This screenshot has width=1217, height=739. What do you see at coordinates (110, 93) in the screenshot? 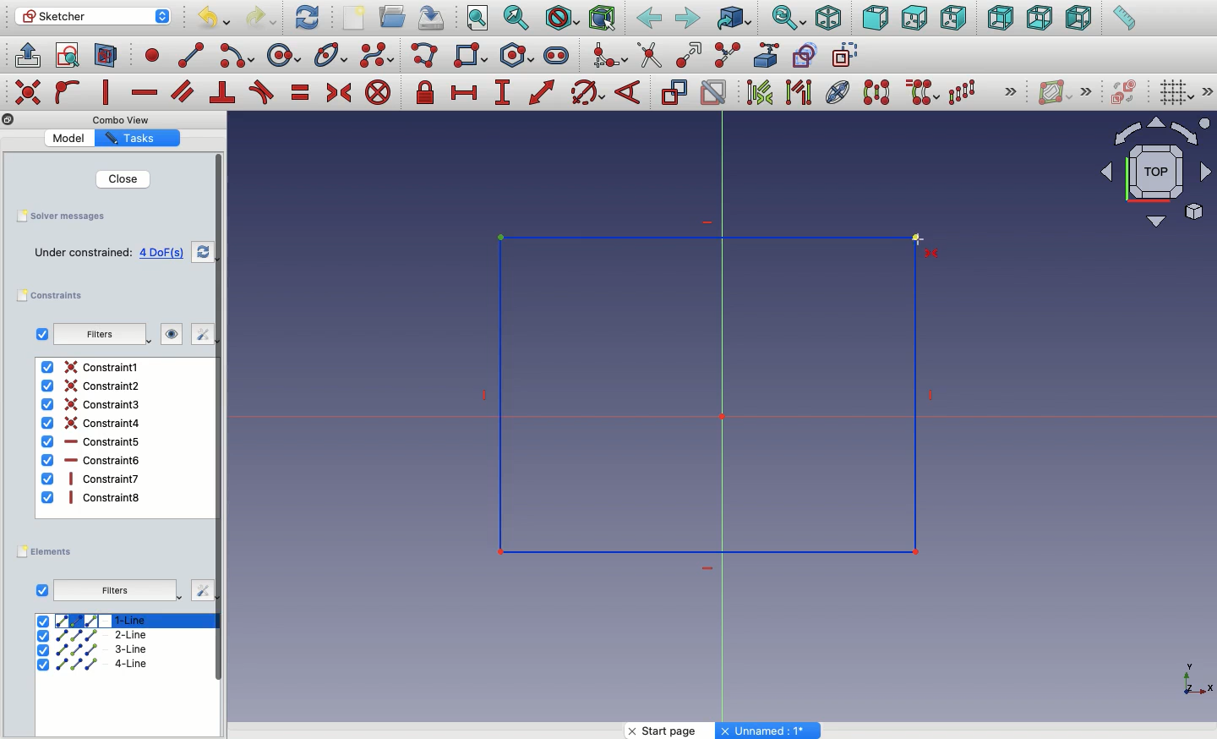
I see `constrain vertically ` at bounding box center [110, 93].